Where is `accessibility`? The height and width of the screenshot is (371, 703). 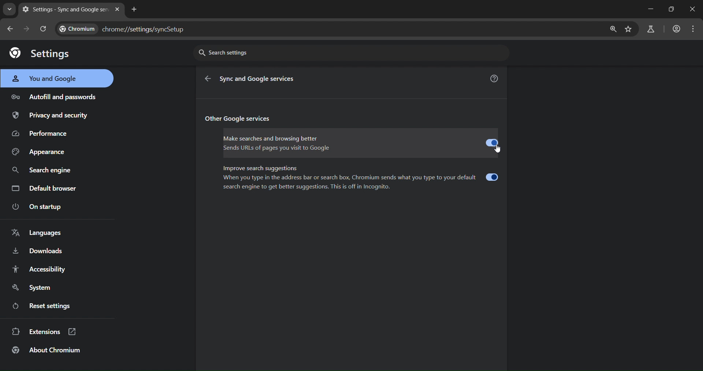
accessibility is located at coordinates (41, 270).